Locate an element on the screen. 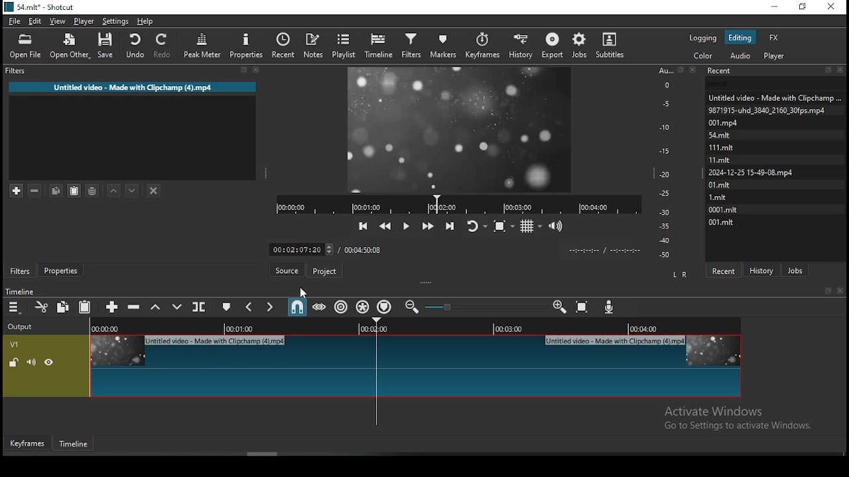  paste is located at coordinates (74, 191).